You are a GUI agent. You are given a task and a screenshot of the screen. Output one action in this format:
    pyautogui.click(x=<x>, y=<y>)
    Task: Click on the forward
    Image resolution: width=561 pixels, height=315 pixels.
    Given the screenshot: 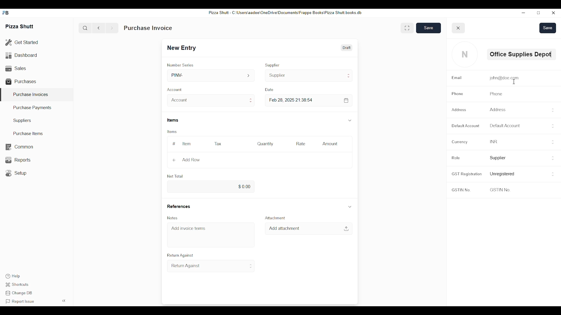 What is the action you would take?
    pyautogui.click(x=112, y=28)
    